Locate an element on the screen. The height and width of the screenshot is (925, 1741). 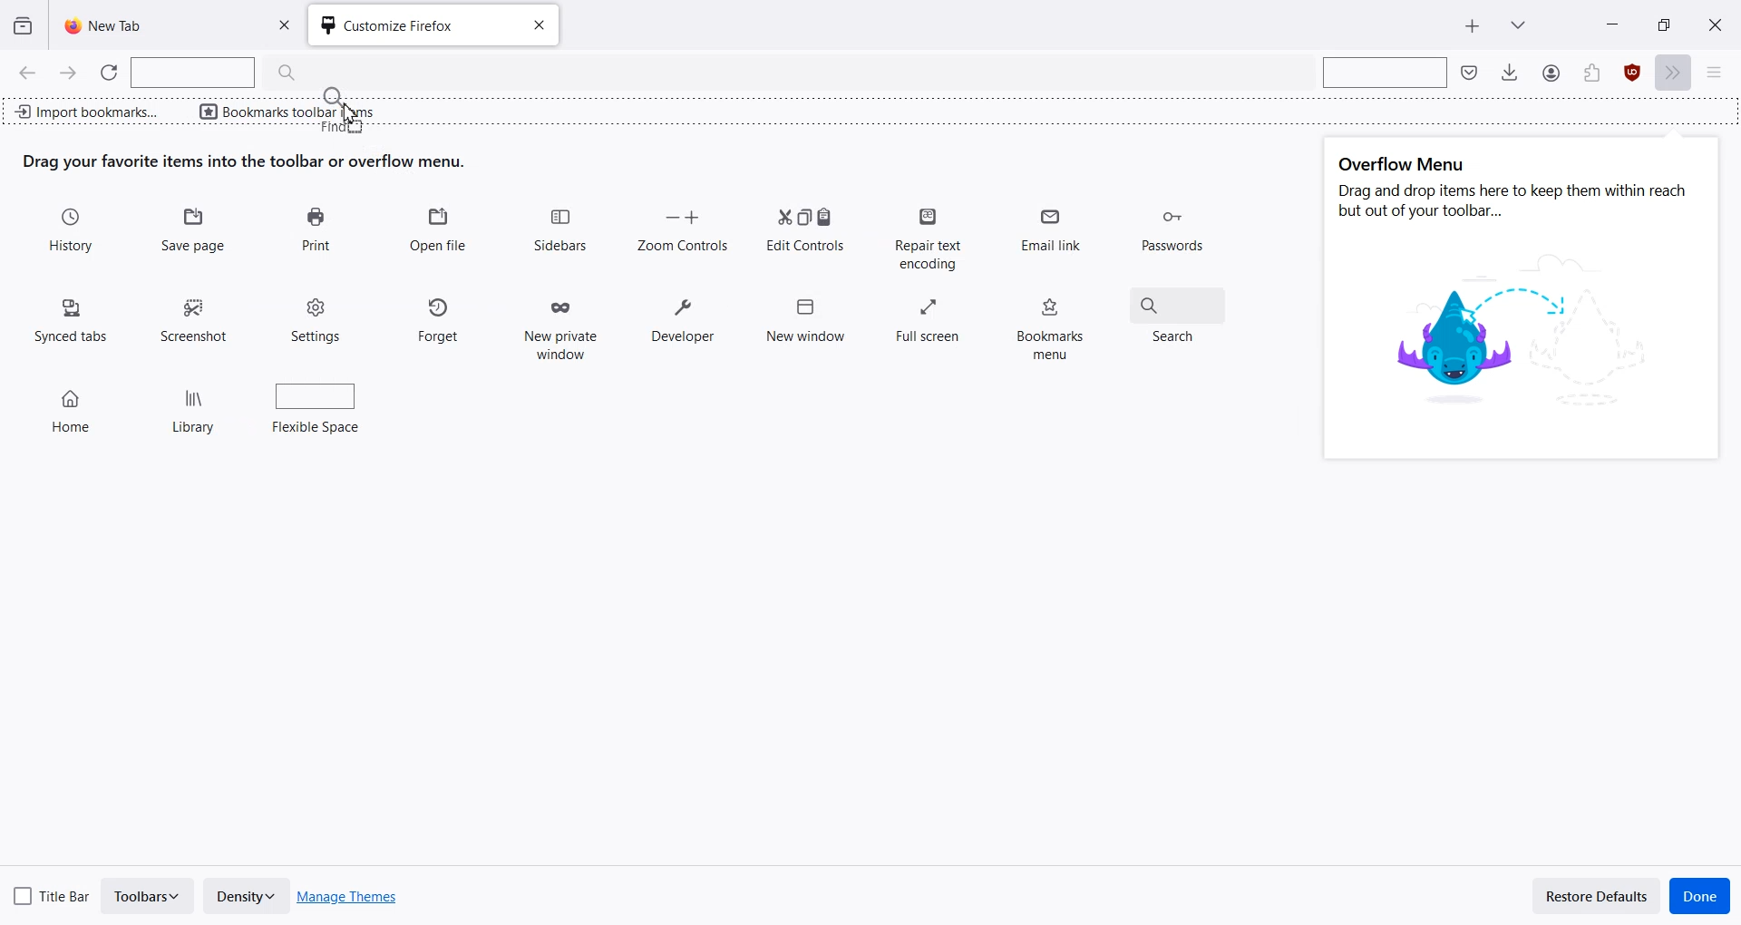
Open Application menu is located at coordinates (1721, 73).